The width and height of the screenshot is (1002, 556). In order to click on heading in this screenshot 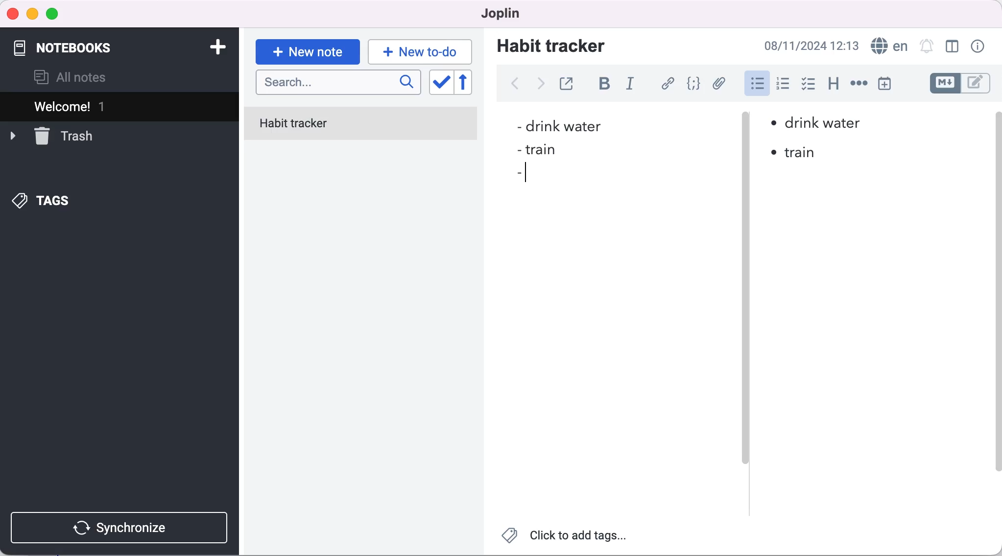, I will do `click(834, 84)`.